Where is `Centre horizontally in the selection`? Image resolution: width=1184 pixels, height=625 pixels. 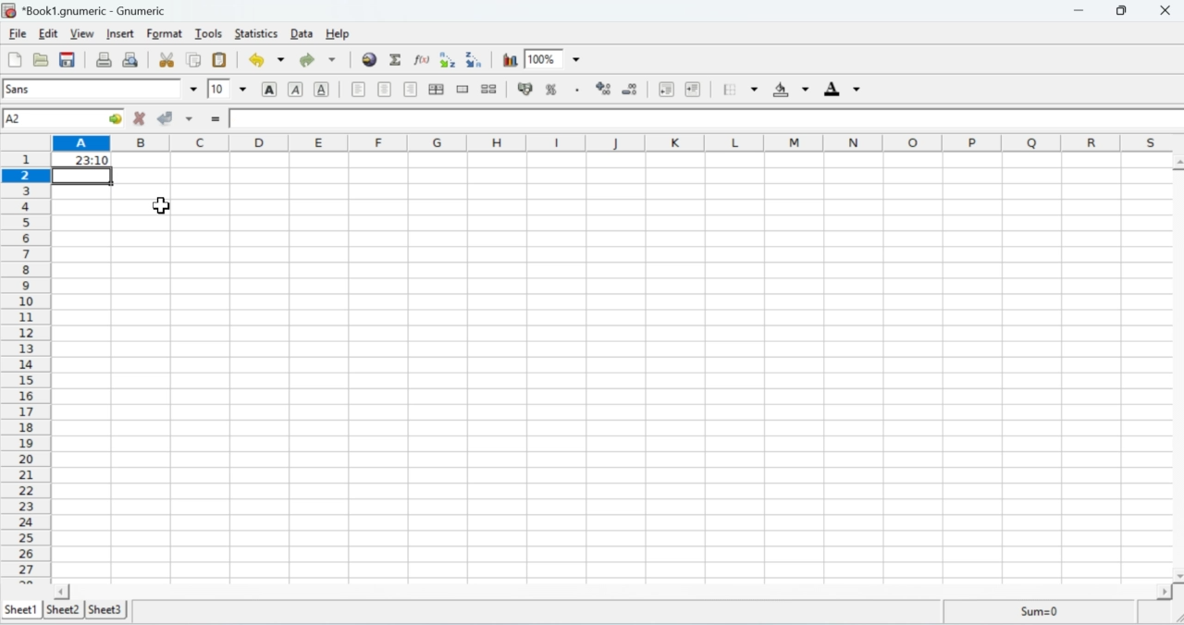
Centre horizontally in the selection is located at coordinates (438, 91).